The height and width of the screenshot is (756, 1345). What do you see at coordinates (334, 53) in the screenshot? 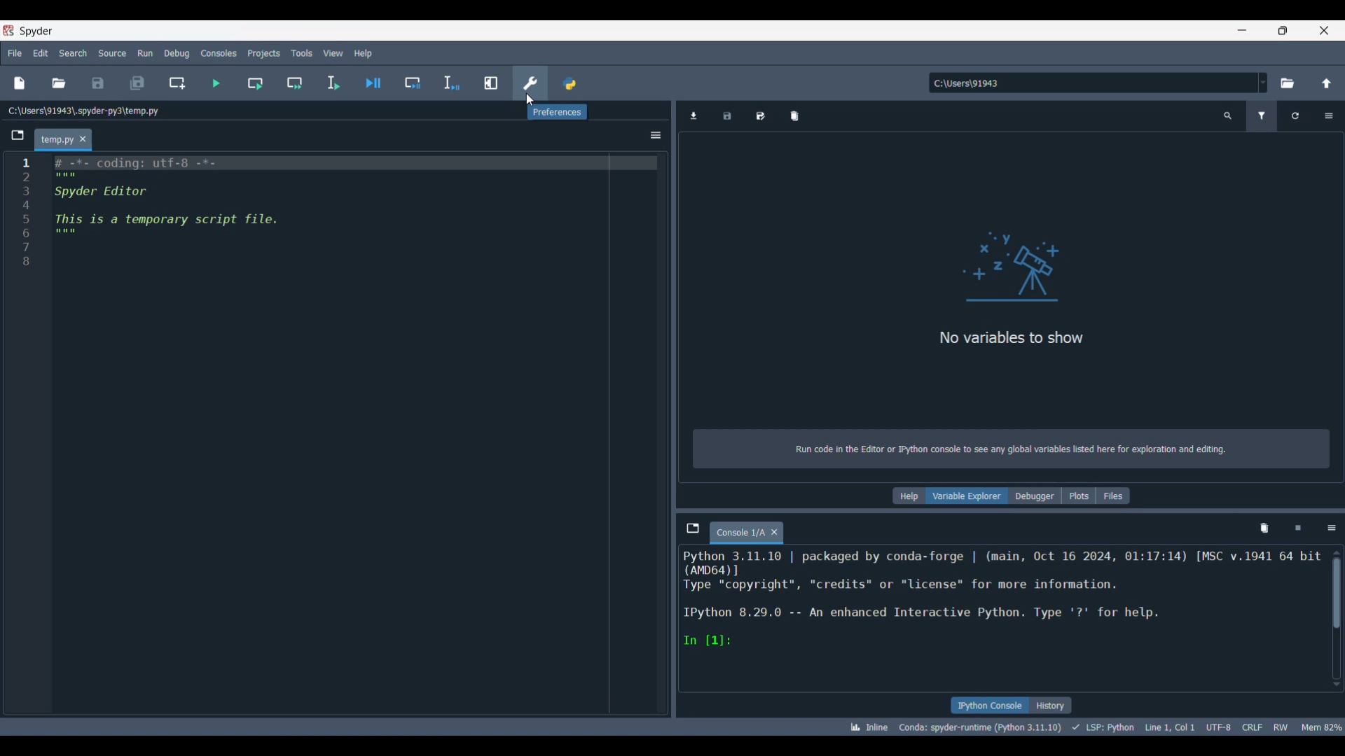
I see `View menu` at bounding box center [334, 53].